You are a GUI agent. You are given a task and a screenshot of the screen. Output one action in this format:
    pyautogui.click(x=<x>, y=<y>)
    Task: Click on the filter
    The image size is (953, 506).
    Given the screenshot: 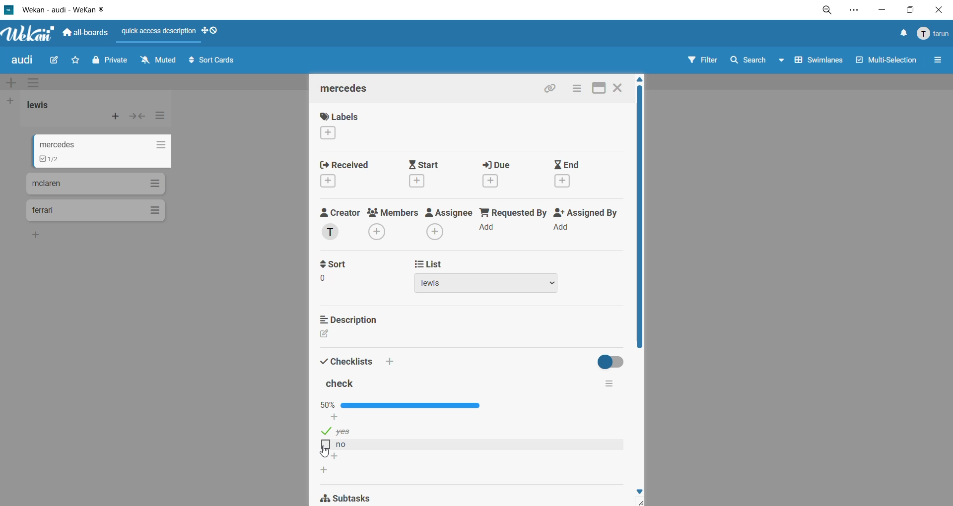 What is the action you would take?
    pyautogui.click(x=703, y=61)
    